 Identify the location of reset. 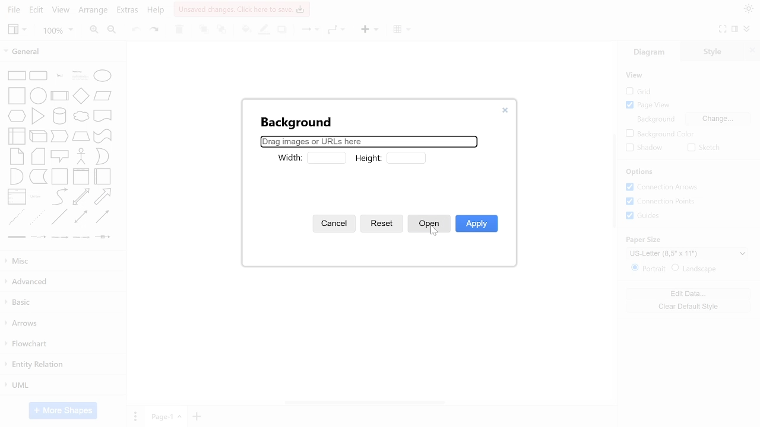
(382, 225).